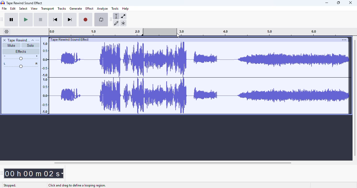 This screenshot has height=188, width=357. Describe the element at coordinates (102, 9) in the screenshot. I see `analyze ` at that location.